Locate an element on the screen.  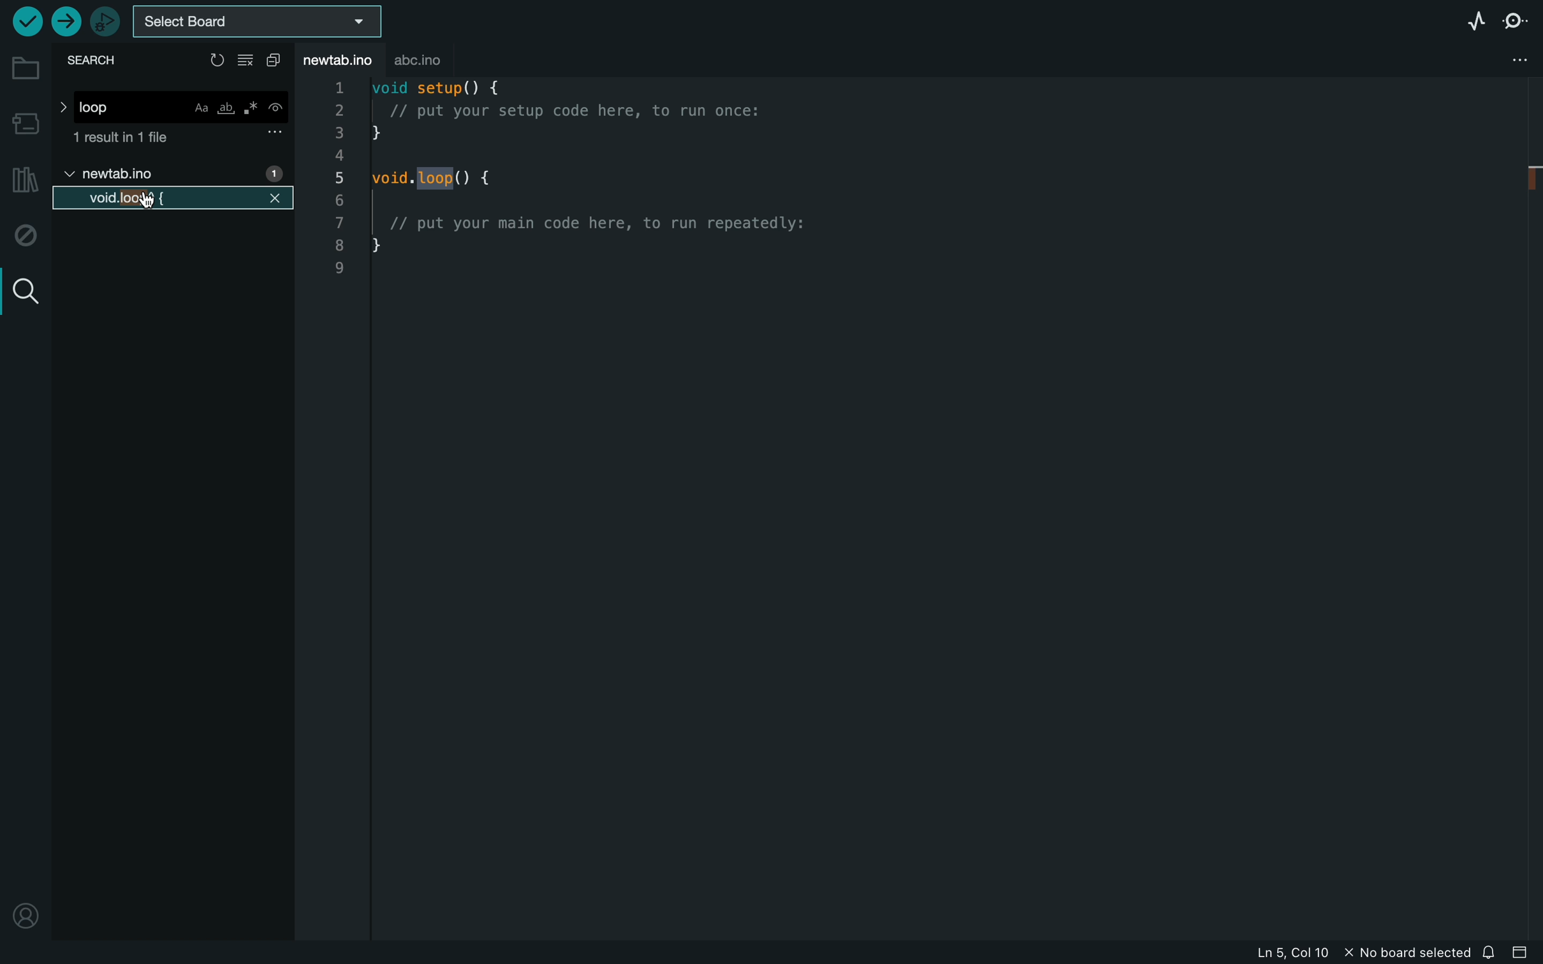
serial plotter is located at coordinates (1459, 19).